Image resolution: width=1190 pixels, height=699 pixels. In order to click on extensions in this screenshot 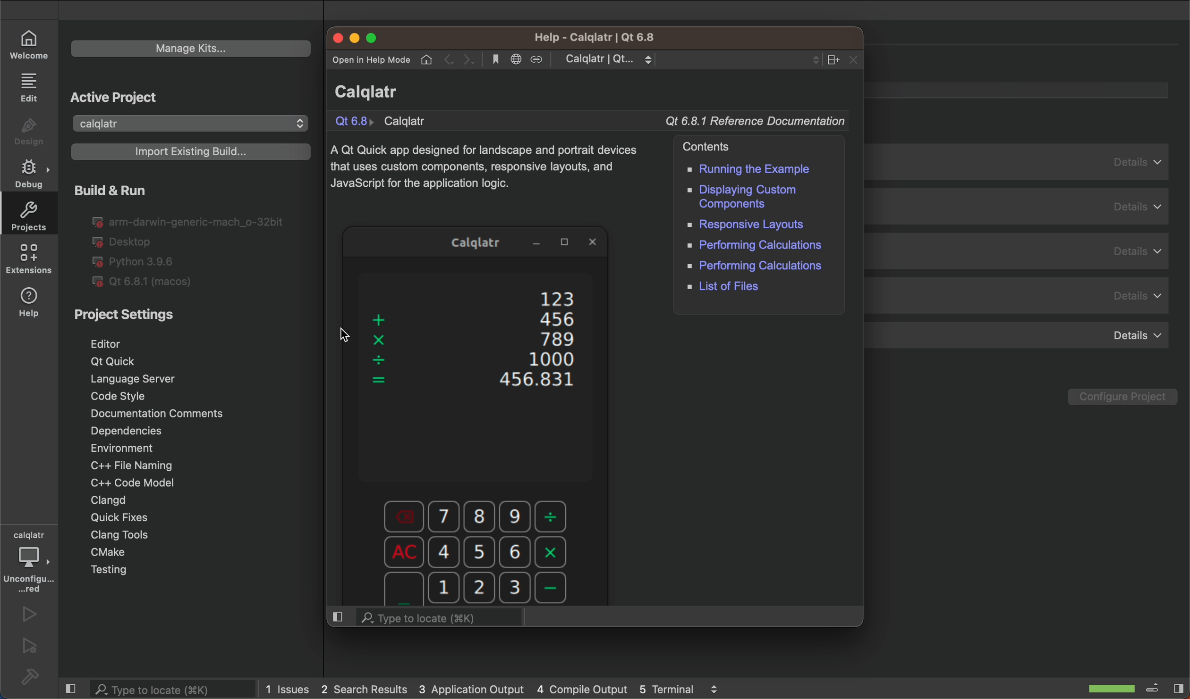, I will do `click(28, 262)`.